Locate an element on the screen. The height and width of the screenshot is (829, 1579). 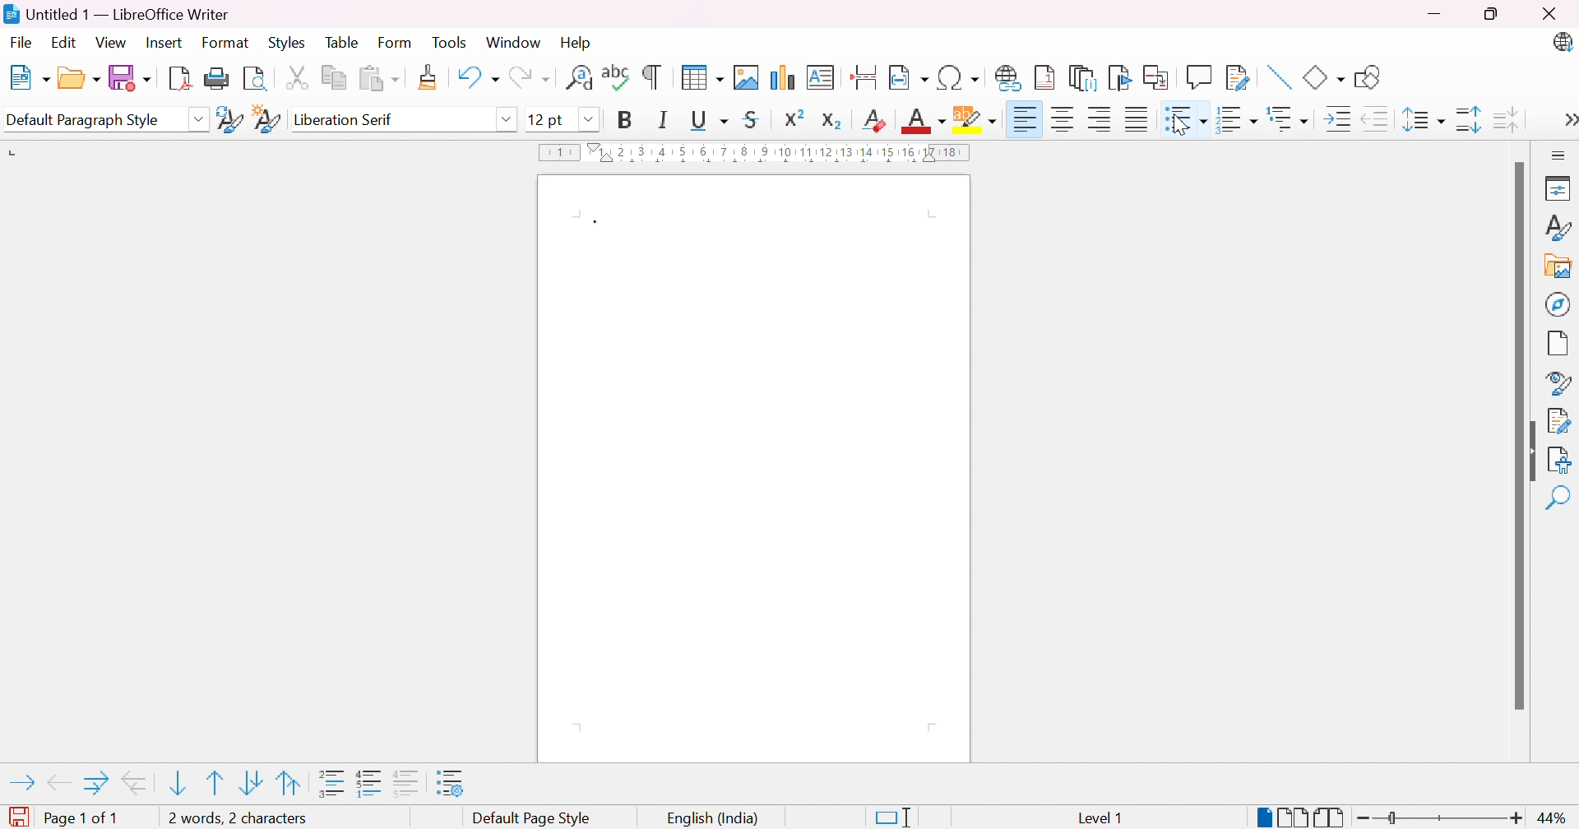
Tools is located at coordinates (449, 42).